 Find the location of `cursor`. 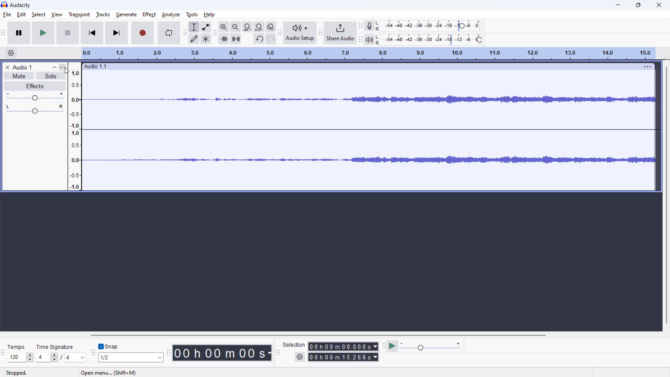

cursor is located at coordinates (67, 71).